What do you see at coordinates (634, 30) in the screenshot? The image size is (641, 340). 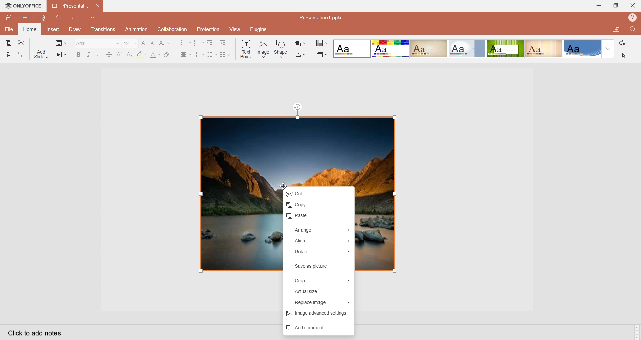 I see `Find` at bounding box center [634, 30].